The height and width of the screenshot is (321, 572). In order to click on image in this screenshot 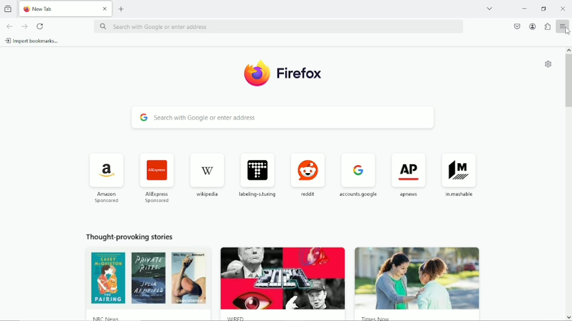, I will do `click(144, 280)`.